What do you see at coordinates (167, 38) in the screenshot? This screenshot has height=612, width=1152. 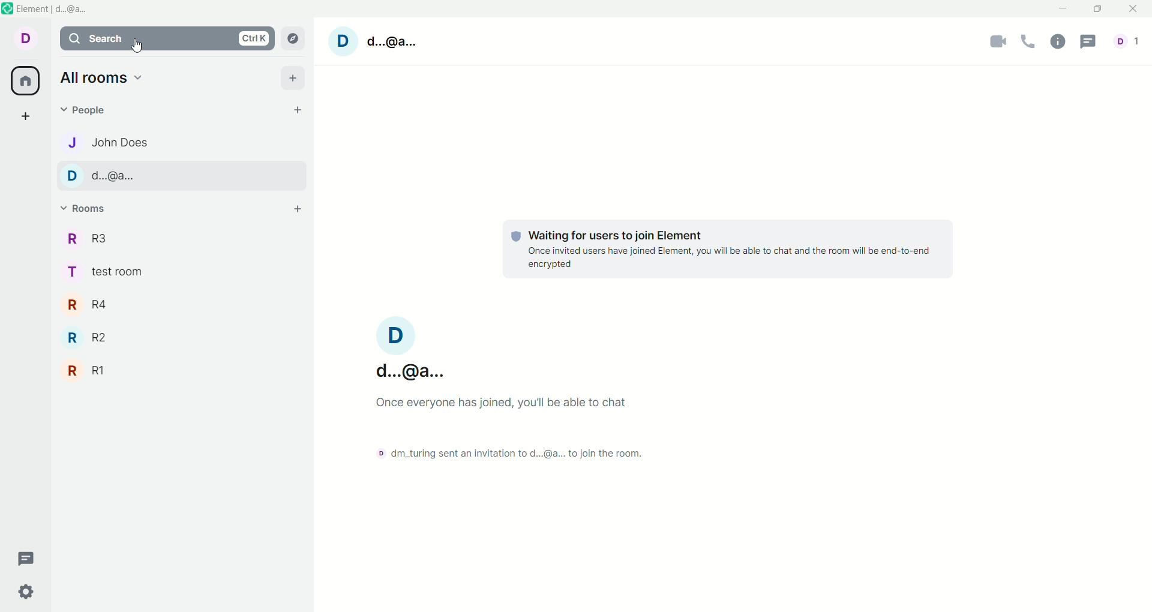 I see `search` at bounding box center [167, 38].